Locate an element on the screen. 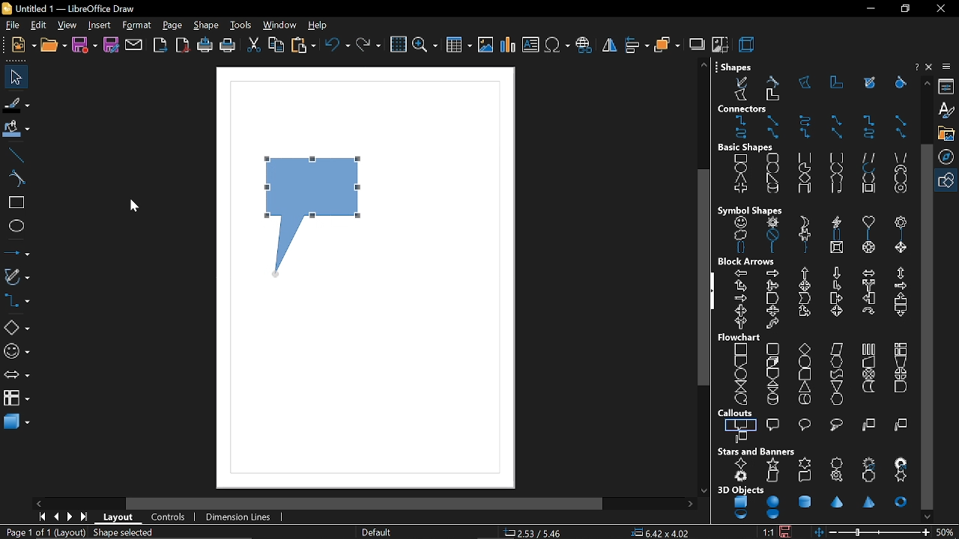 This screenshot has width=959, height=539. grid is located at coordinates (397, 46).